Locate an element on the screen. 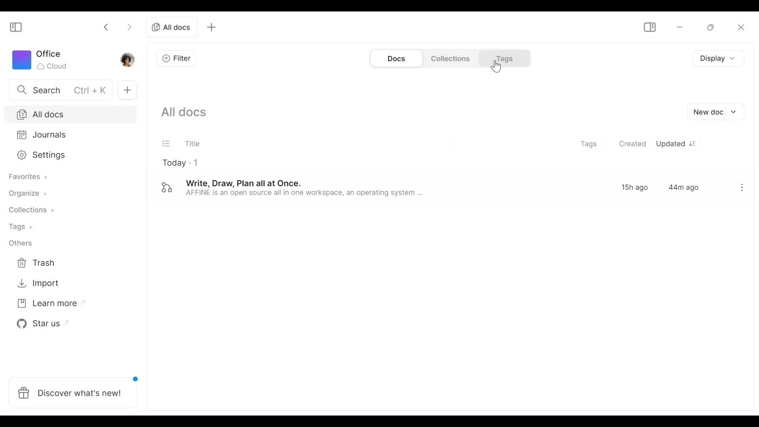 The width and height of the screenshot is (759, 427). Minimize is located at coordinates (680, 28).